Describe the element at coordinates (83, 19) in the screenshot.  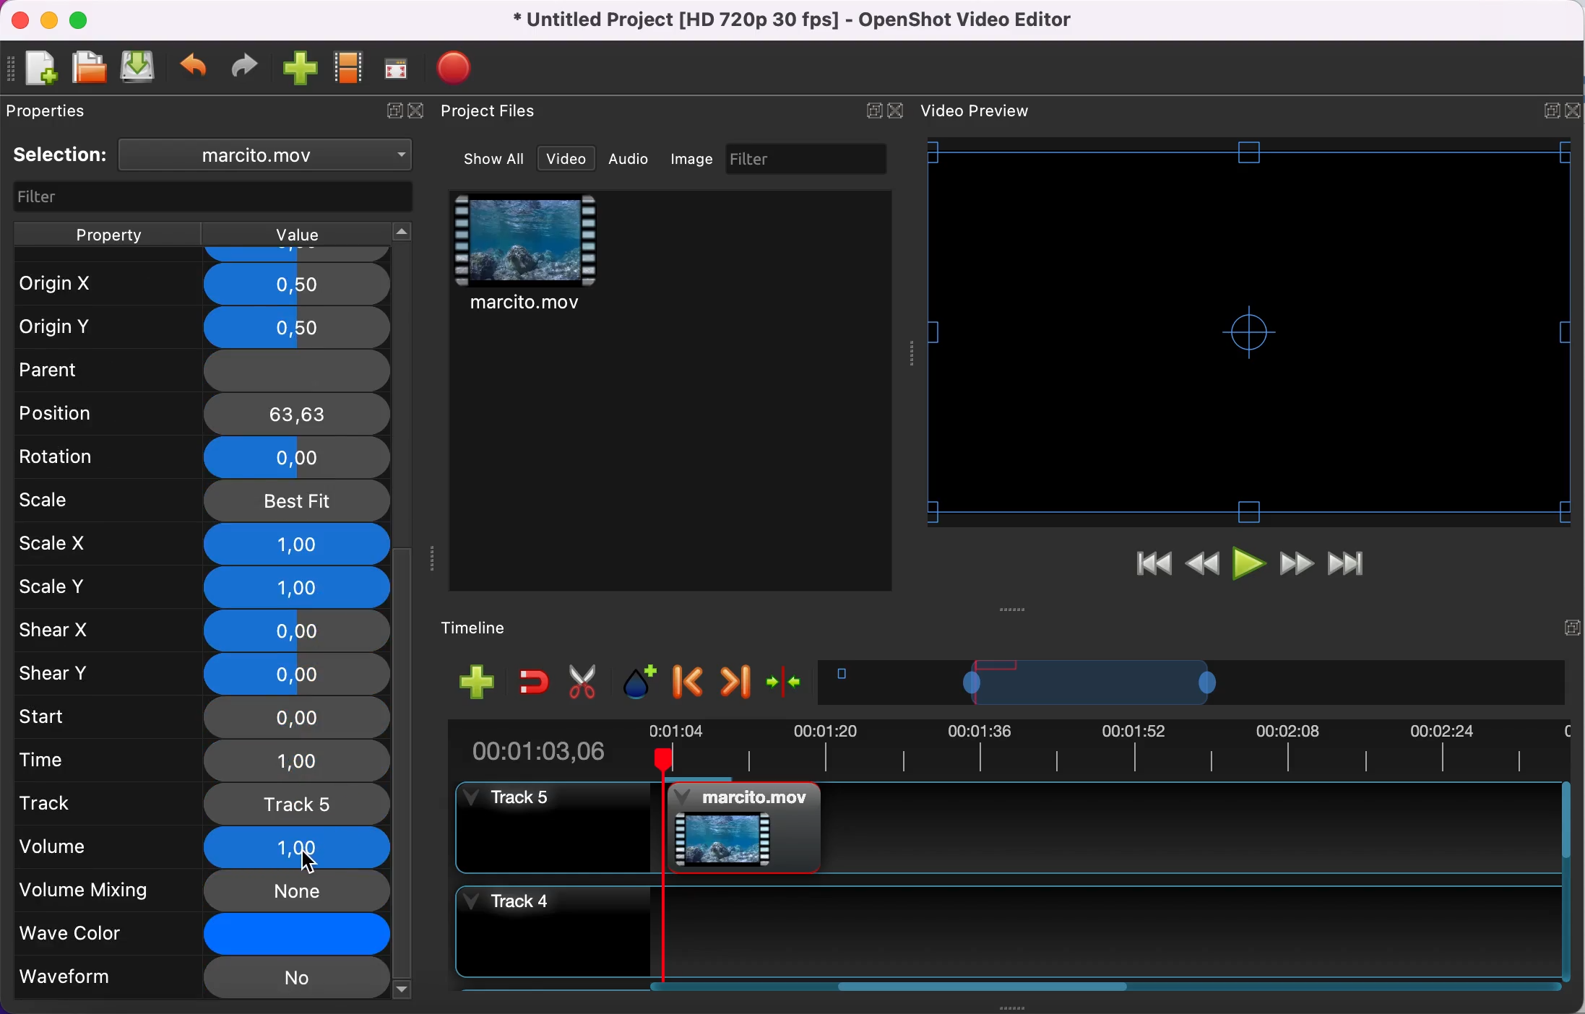
I see `maximize` at that location.